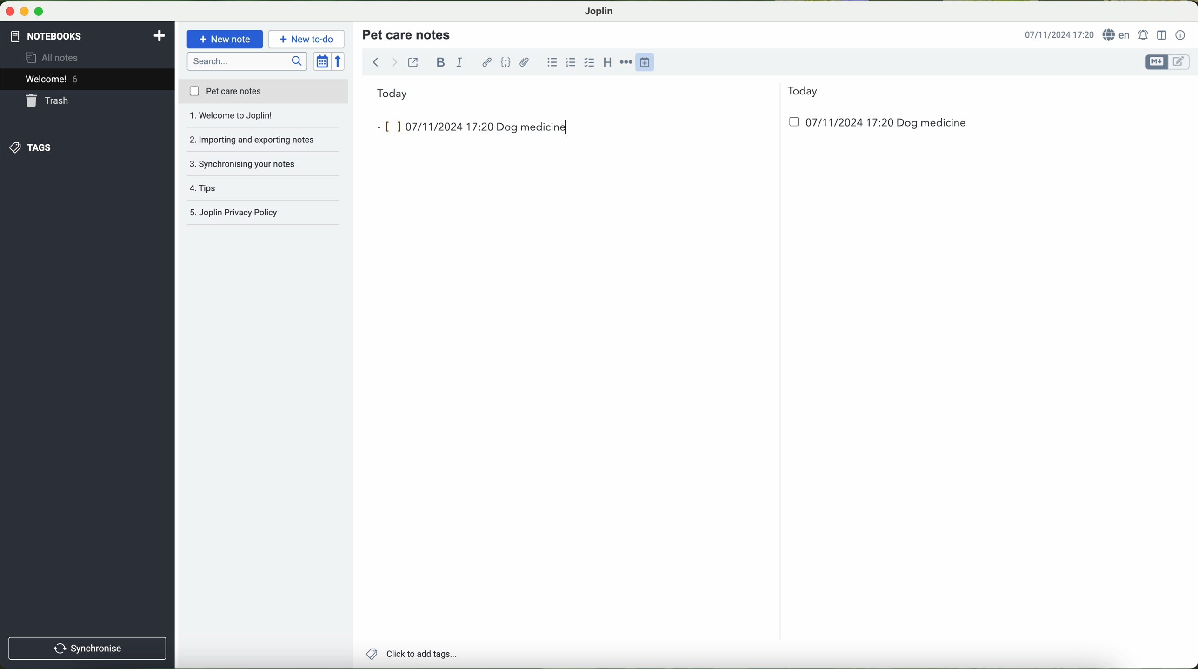  Describe the element at coordinates (54, 58) in the screenshot. I see `all notes` at that location.